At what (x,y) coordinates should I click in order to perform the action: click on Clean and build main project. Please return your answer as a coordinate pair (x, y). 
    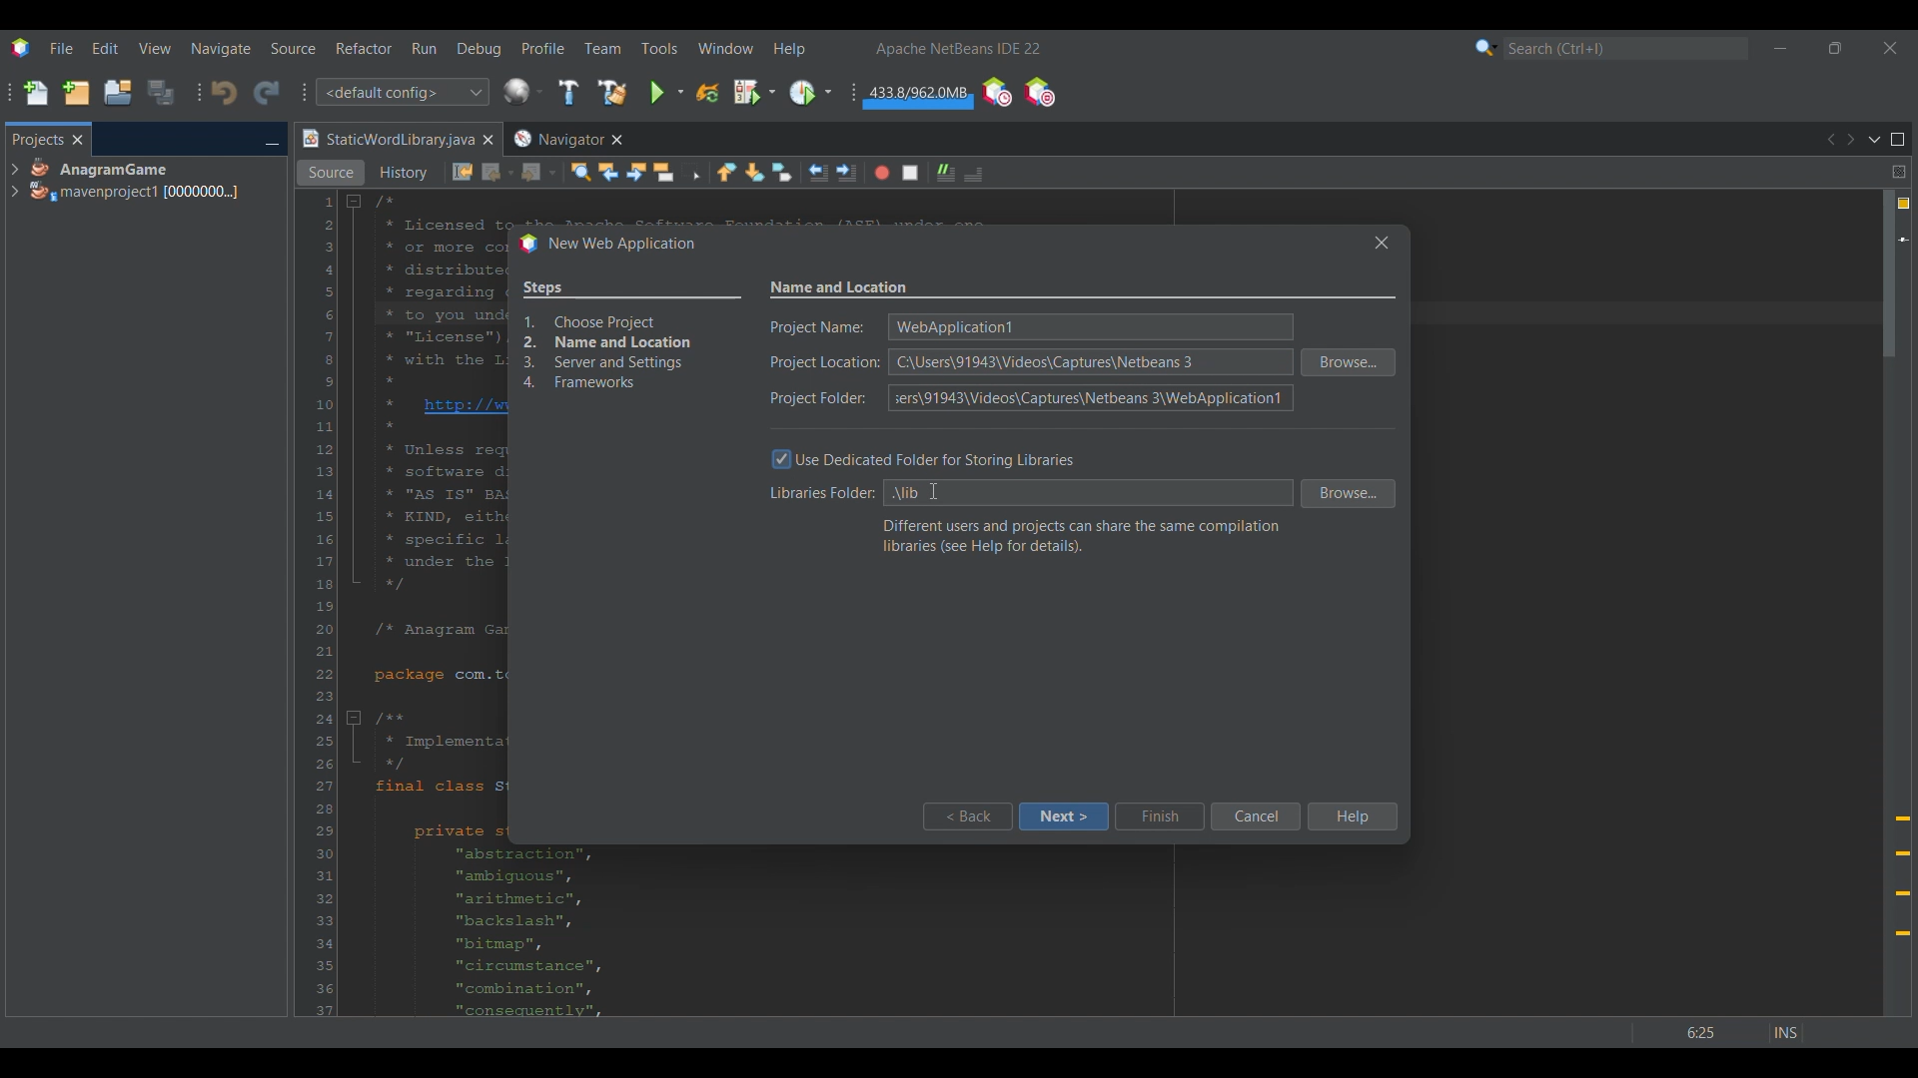
    Looking at the image, I should click on (611, 92).